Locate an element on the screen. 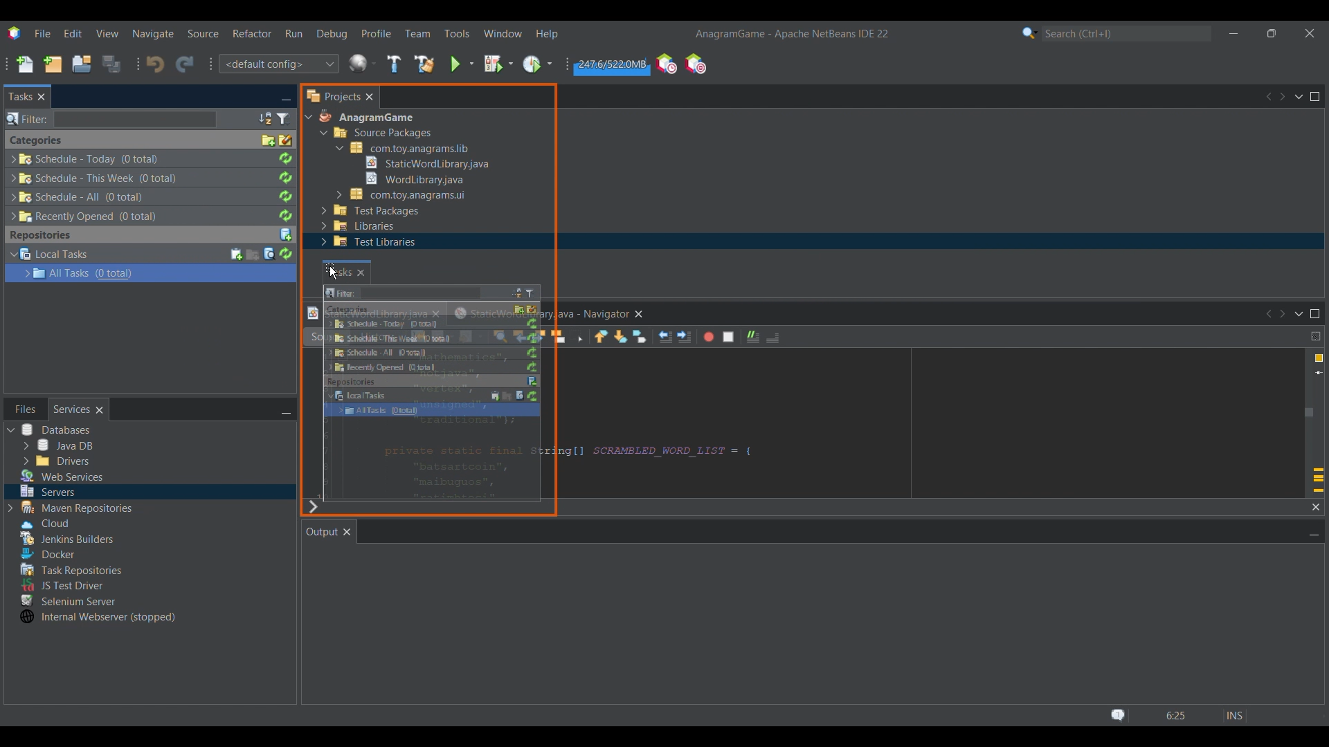  Refresh respective task is located at coordinates (285, 187).